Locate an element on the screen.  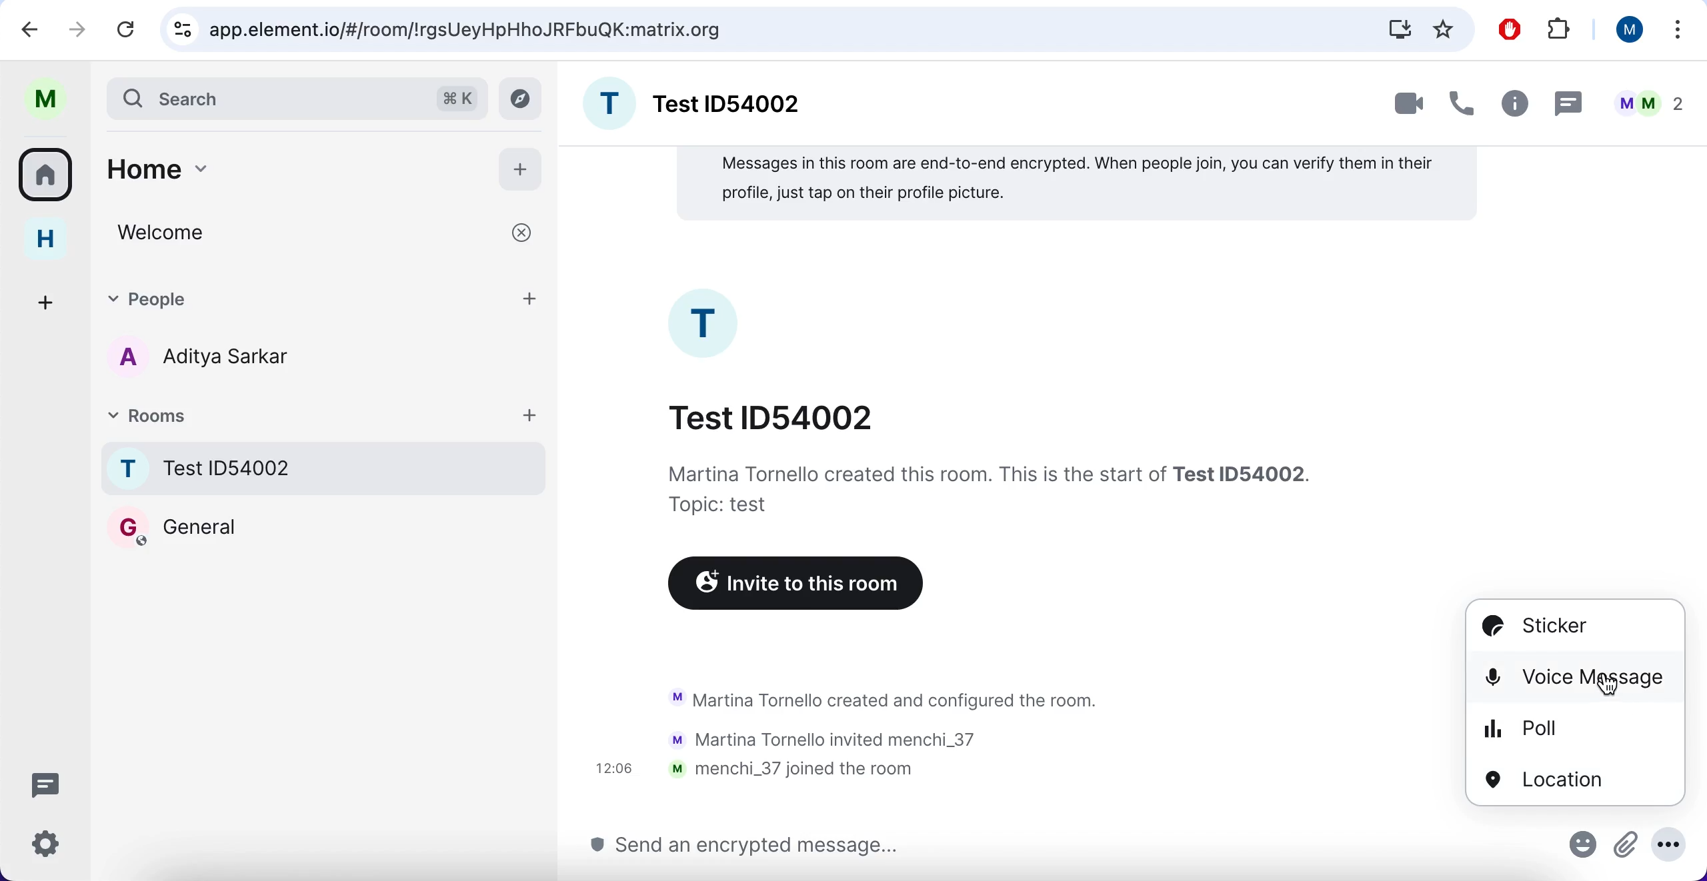
more options is located at coordinates (1670, 844).